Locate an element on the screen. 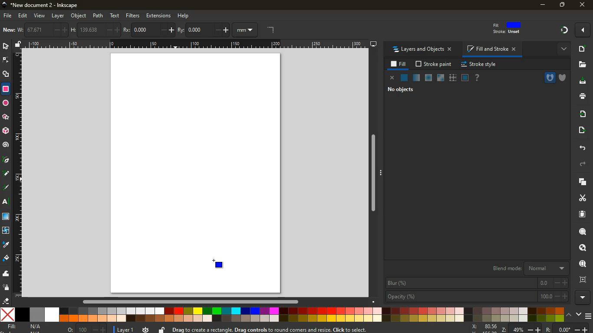 The image size is (593, 333). find is located at coordinates (582, 264).